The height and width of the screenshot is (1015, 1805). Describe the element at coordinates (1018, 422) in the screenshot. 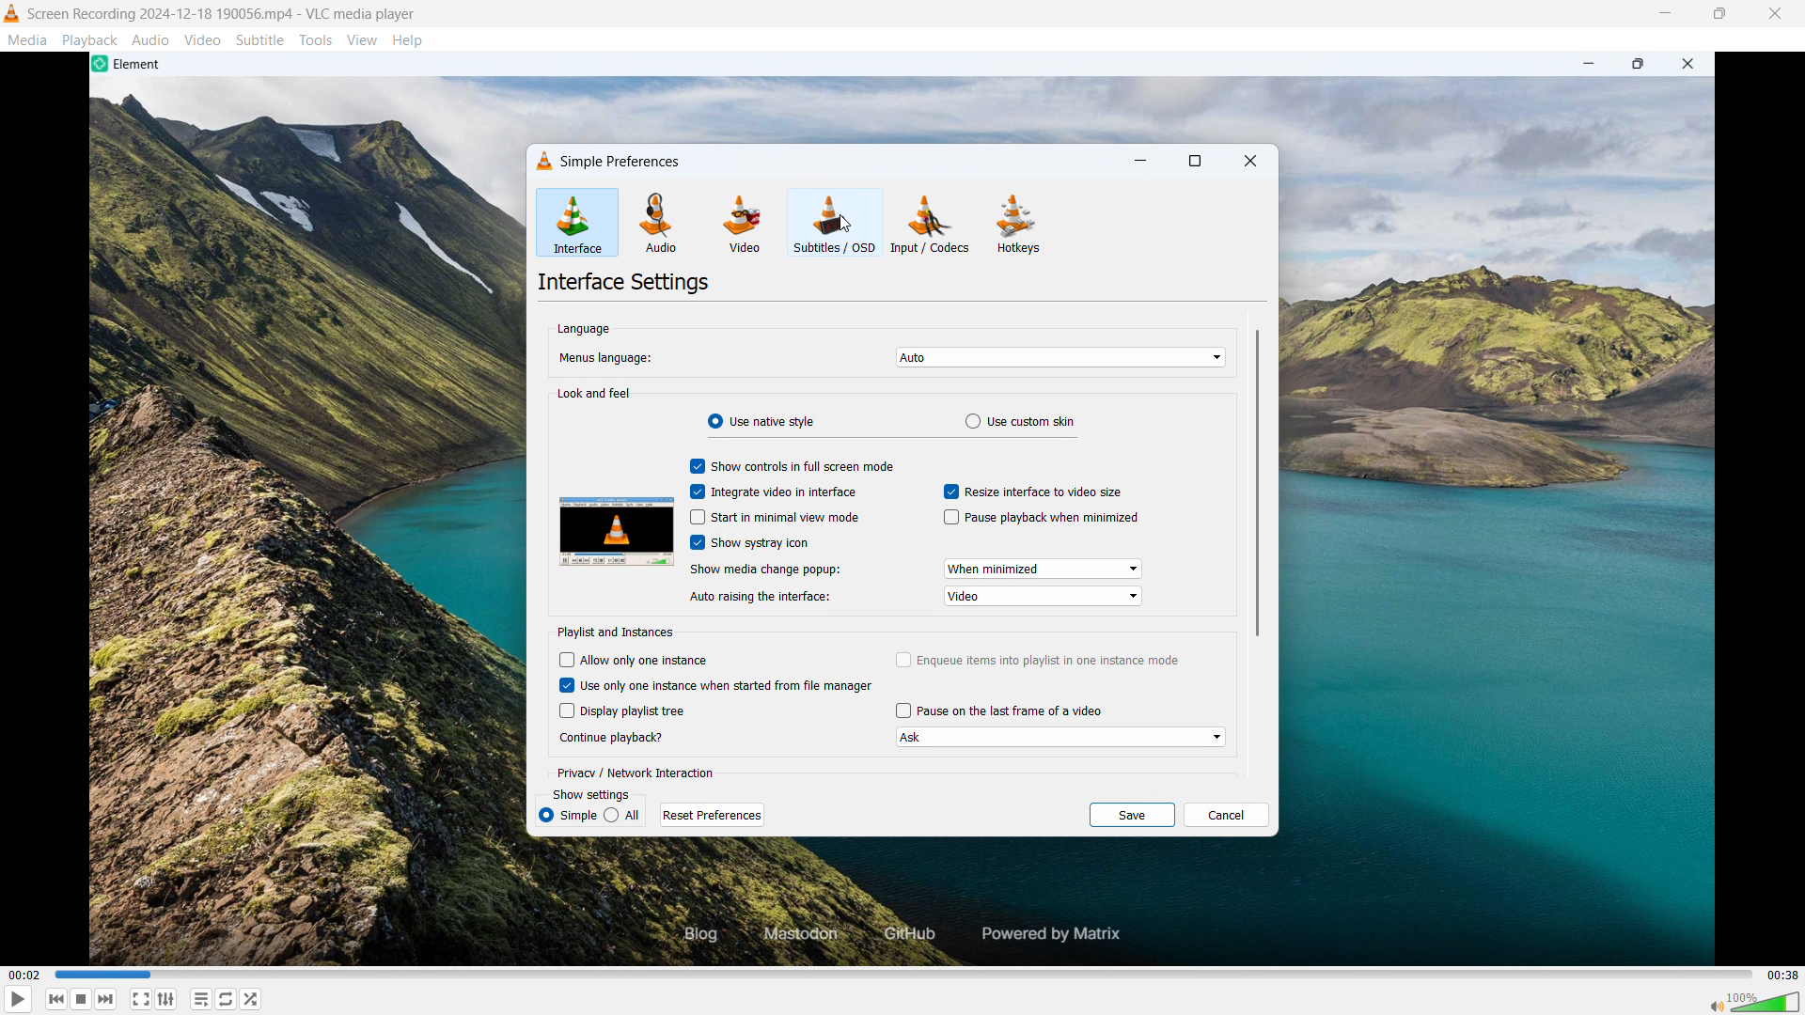

I see `use custom skin` at that location.